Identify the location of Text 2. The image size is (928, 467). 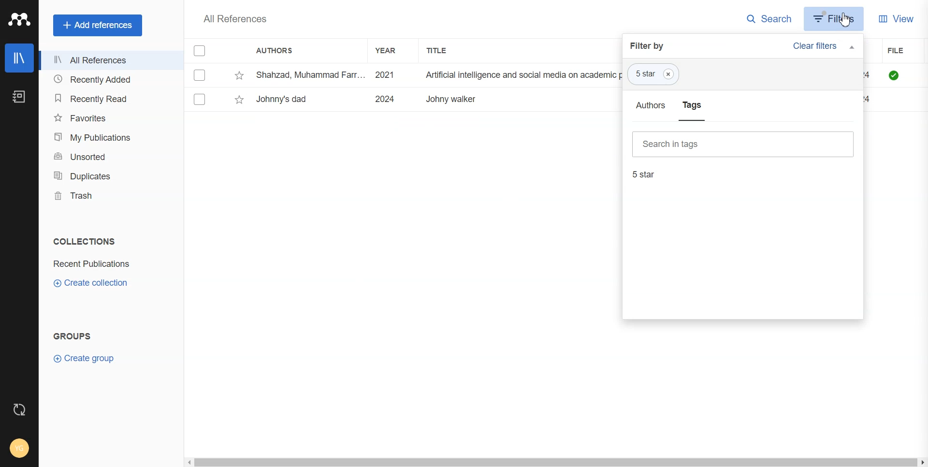
(72, 336).